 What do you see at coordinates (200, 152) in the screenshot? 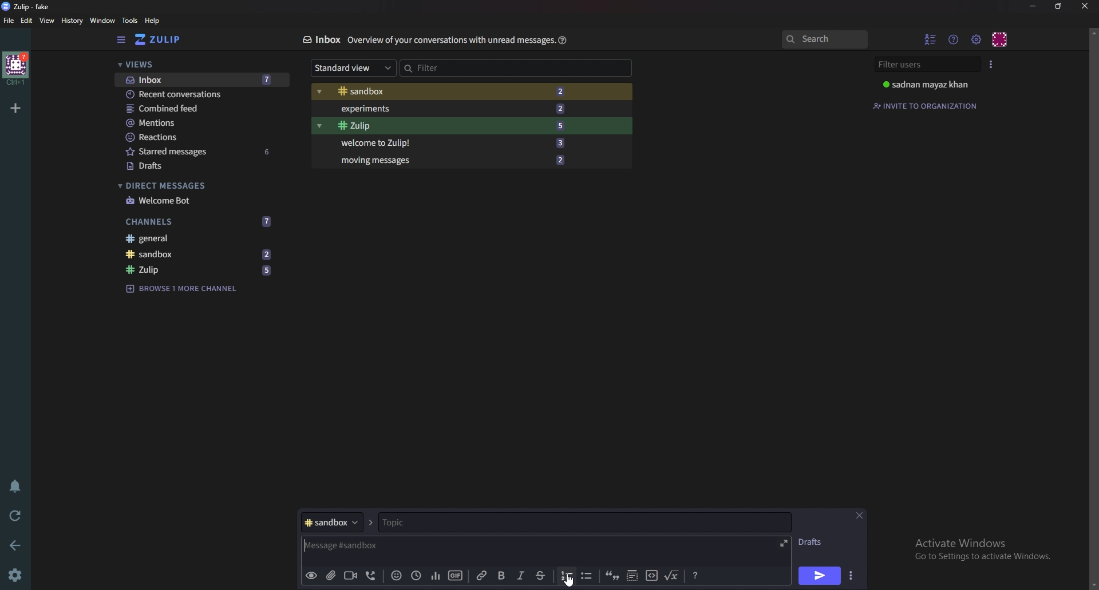
I see `Starred messages` at bounding box center [200, 152].